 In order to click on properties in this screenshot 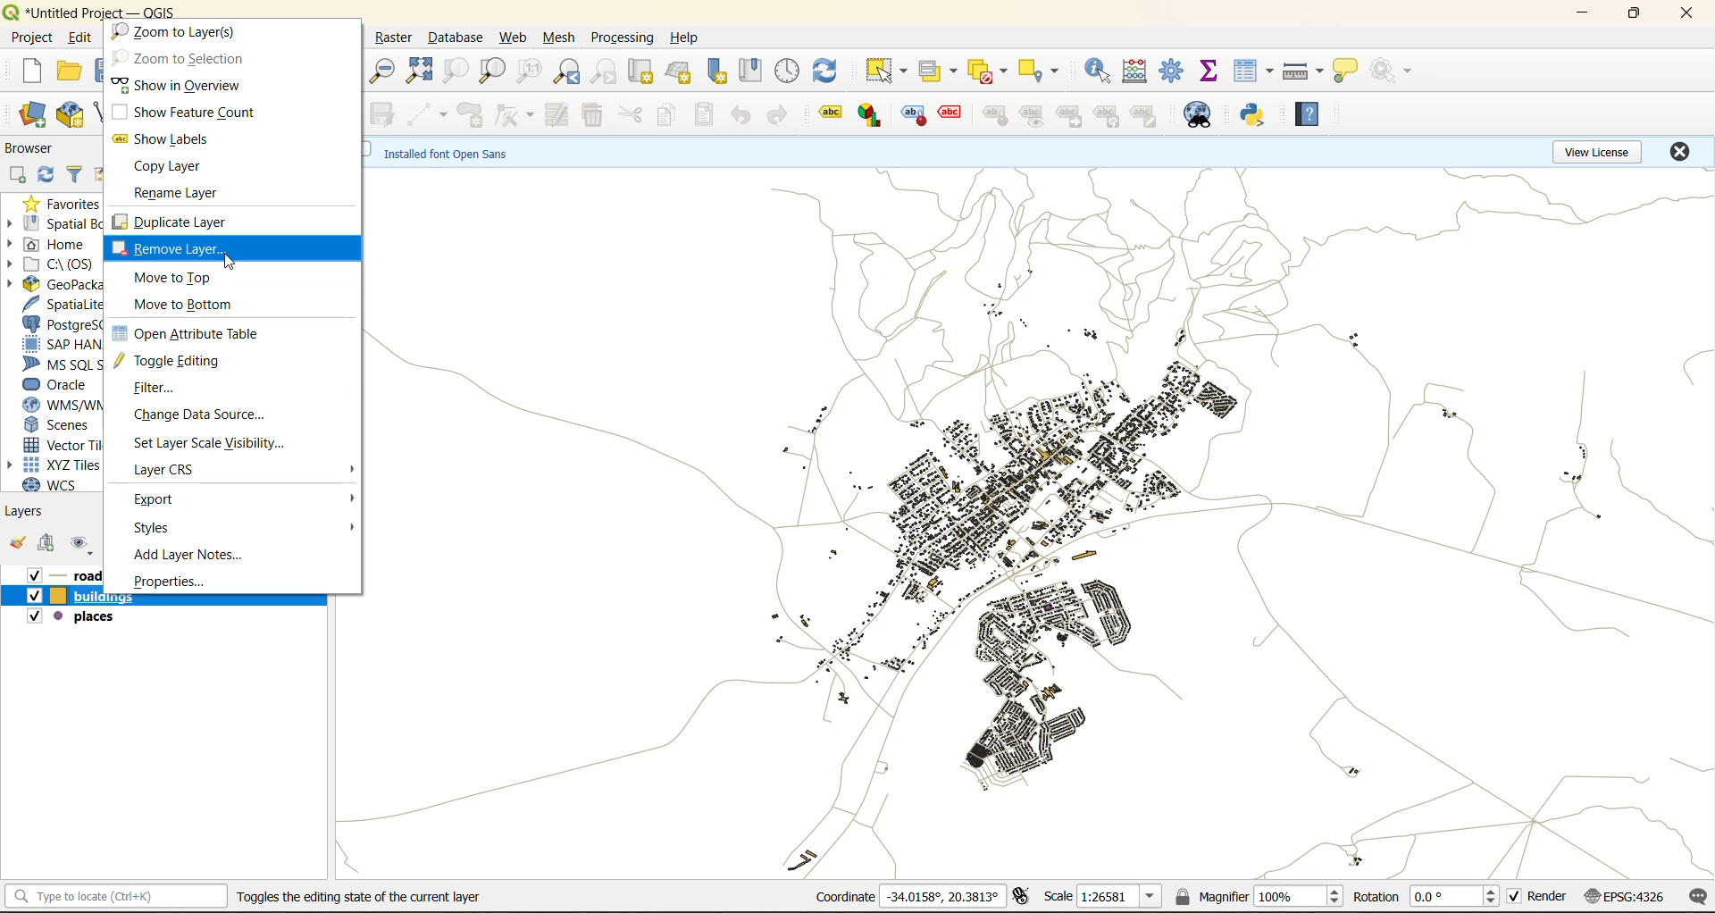, I will do `click(171, 582)`.